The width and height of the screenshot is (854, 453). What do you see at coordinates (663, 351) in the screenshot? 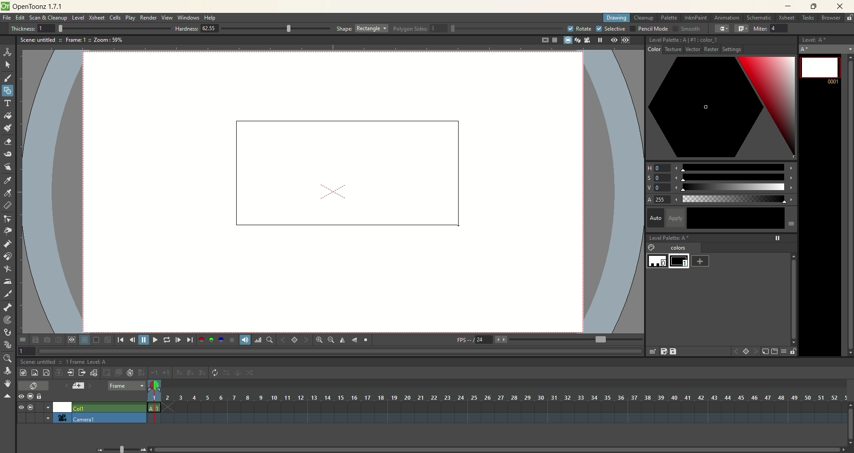
I see `save as` at bounding box center [663, 351].